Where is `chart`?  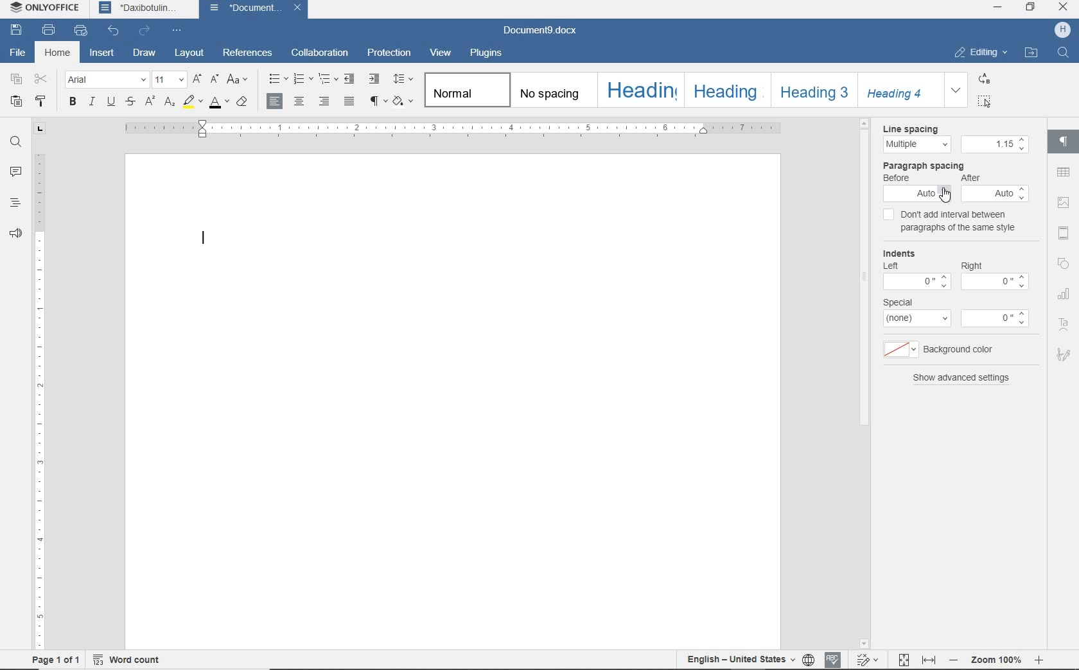 chart is located at coordinates (1064, 295).